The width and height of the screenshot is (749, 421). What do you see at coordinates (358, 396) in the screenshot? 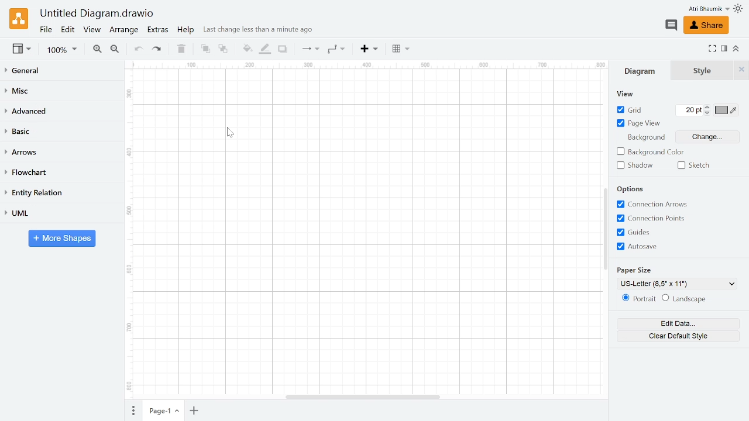
I see `Horizontal scrolbar` at bounding box center [358, 396].